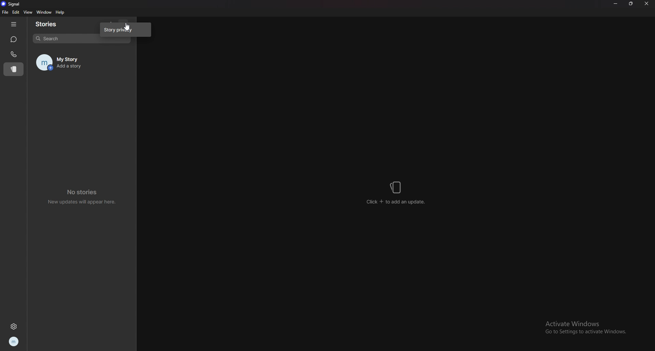  What do you see at coordinates (11, 4) in the screenshot?
I see `signal` at bounding box center [11, 4].